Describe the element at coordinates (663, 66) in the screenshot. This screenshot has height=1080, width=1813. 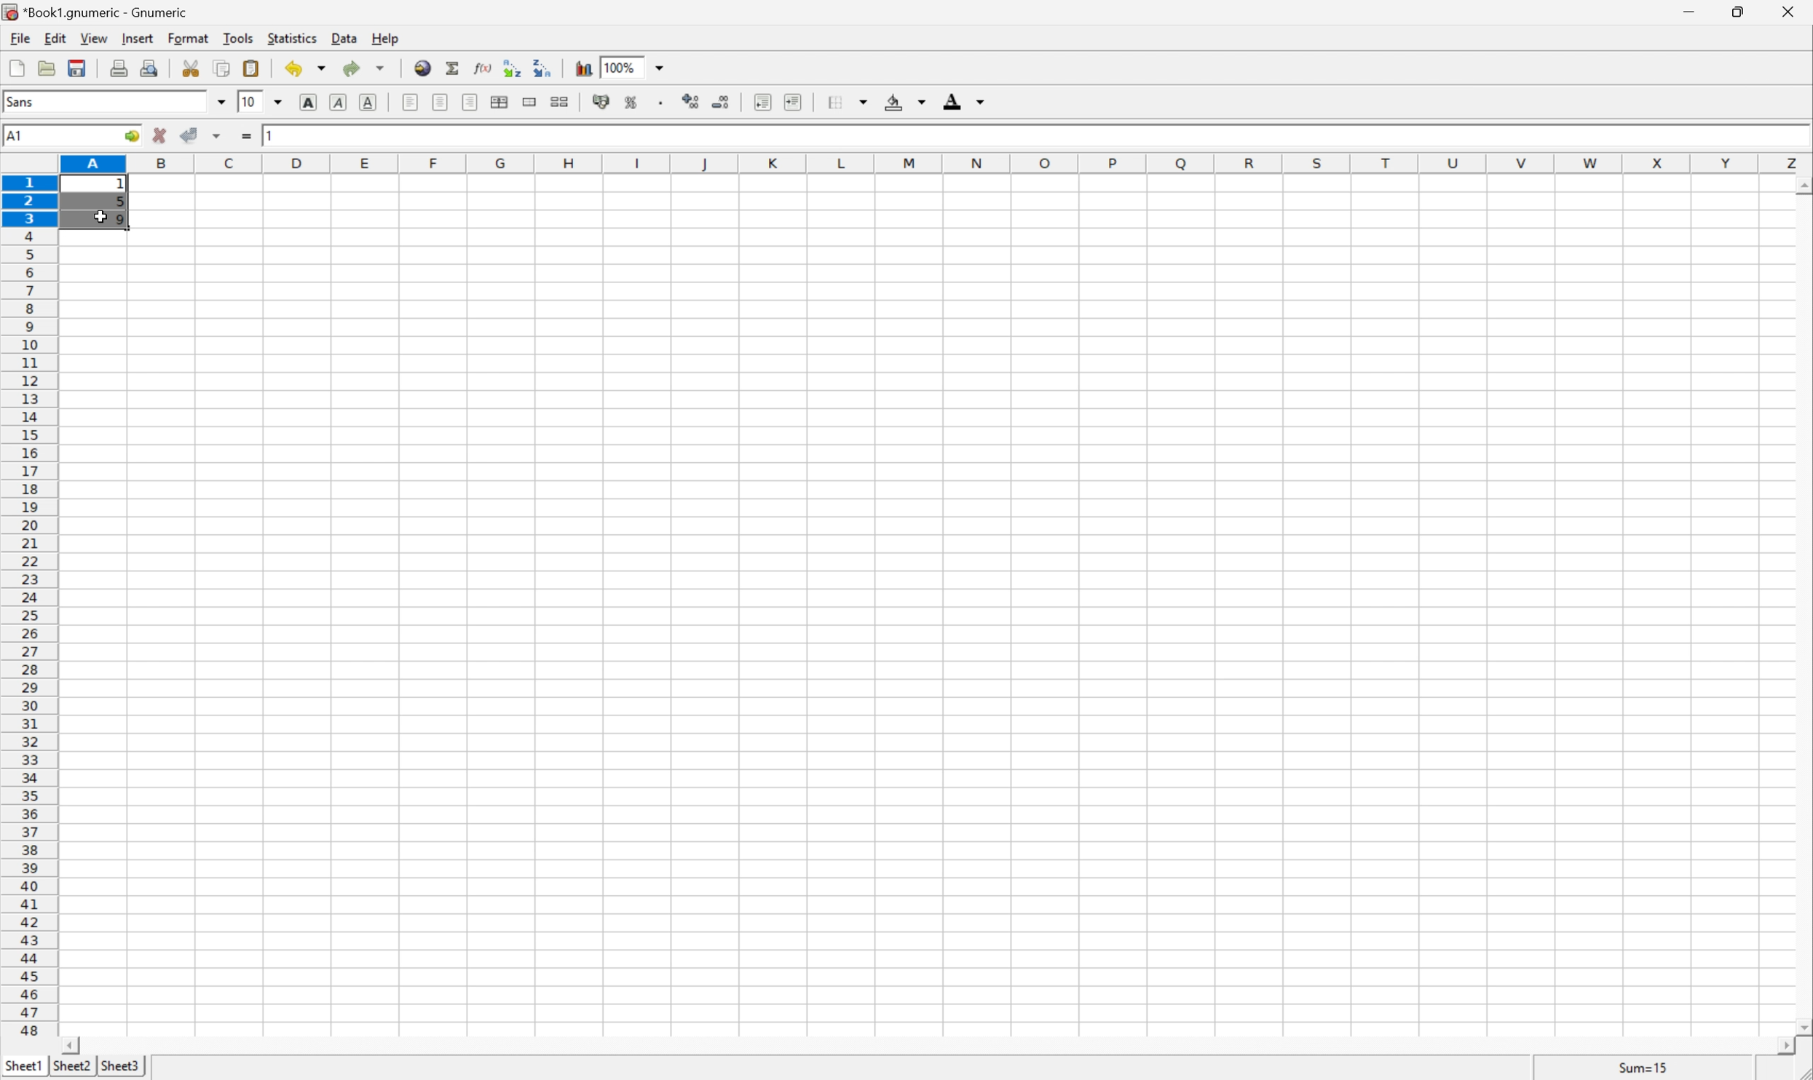
I see `drop down` at that location.